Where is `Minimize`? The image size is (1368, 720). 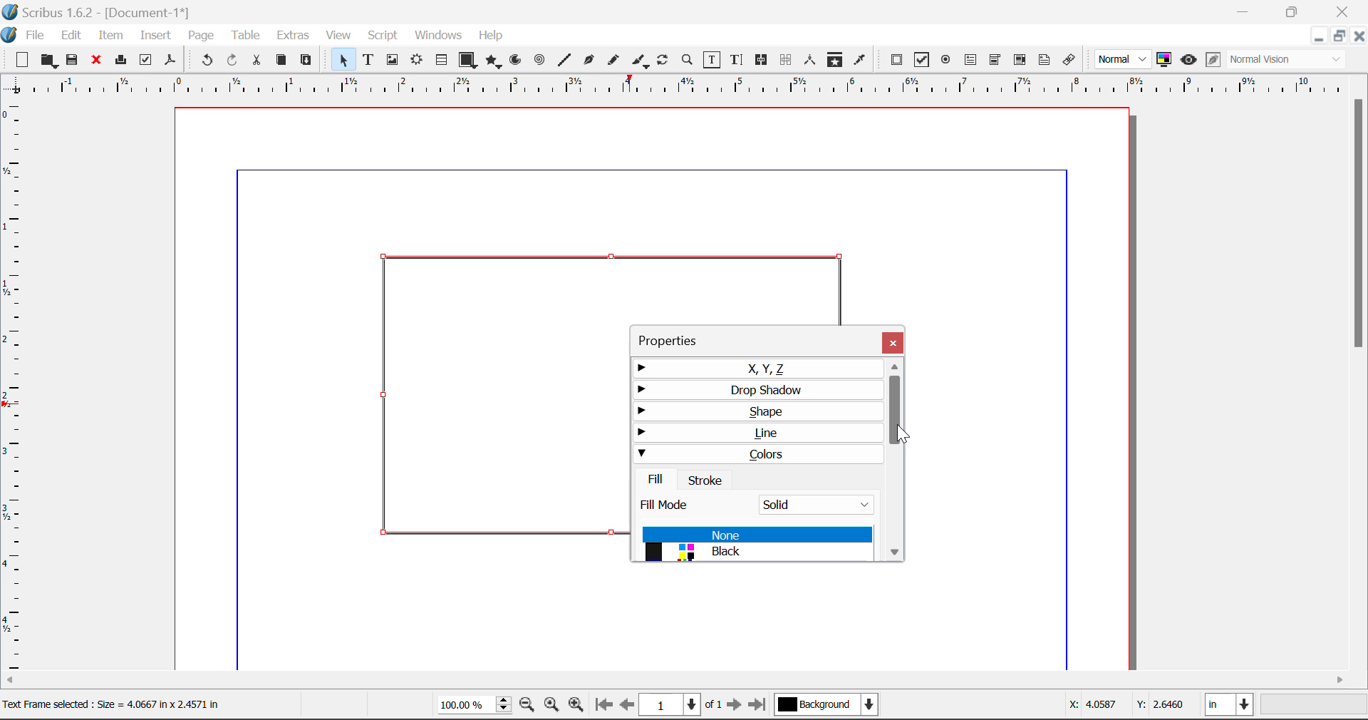
Minimize is located at coordinates (1295, 11).